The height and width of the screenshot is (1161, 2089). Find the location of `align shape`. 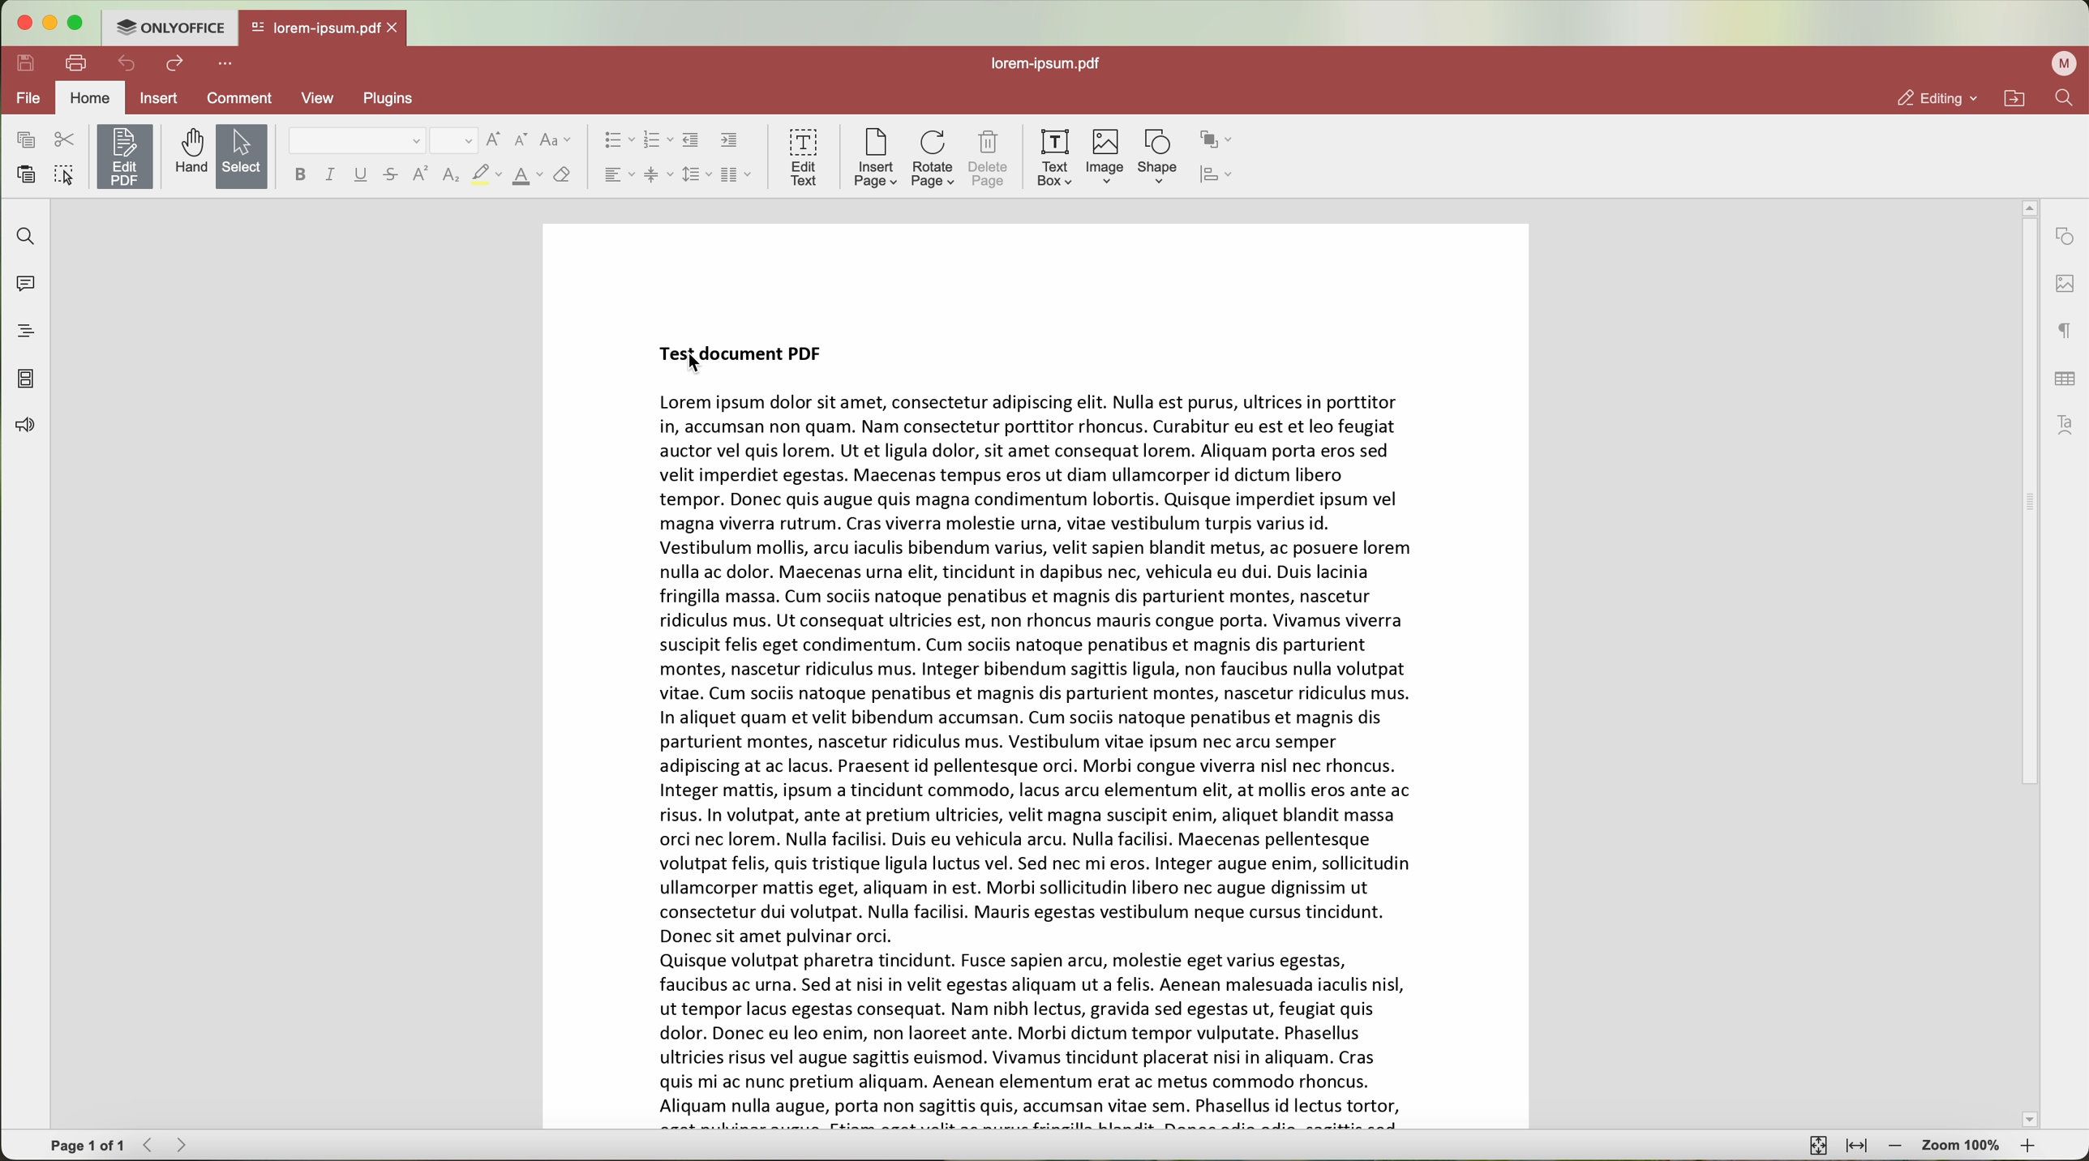

align shape is located at coordinates (1218, 177).